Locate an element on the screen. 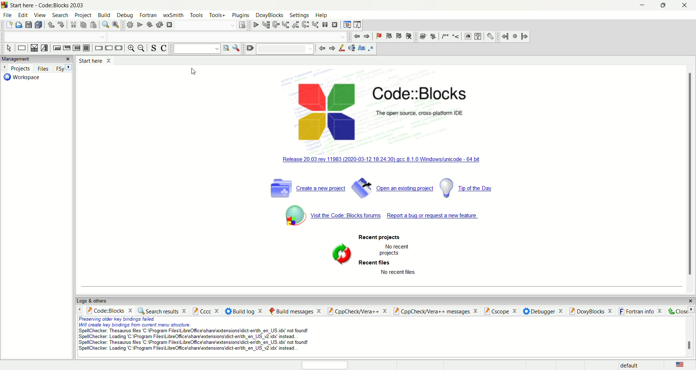 This screenshot has width=696, height=370. open is located at coordinates (19, 25).